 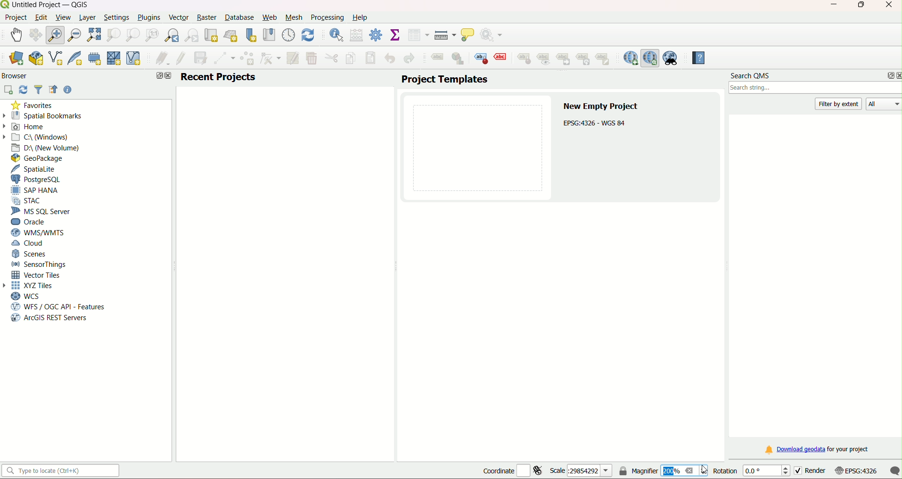 I want to click on new empty project, so click(x=602, y=107).